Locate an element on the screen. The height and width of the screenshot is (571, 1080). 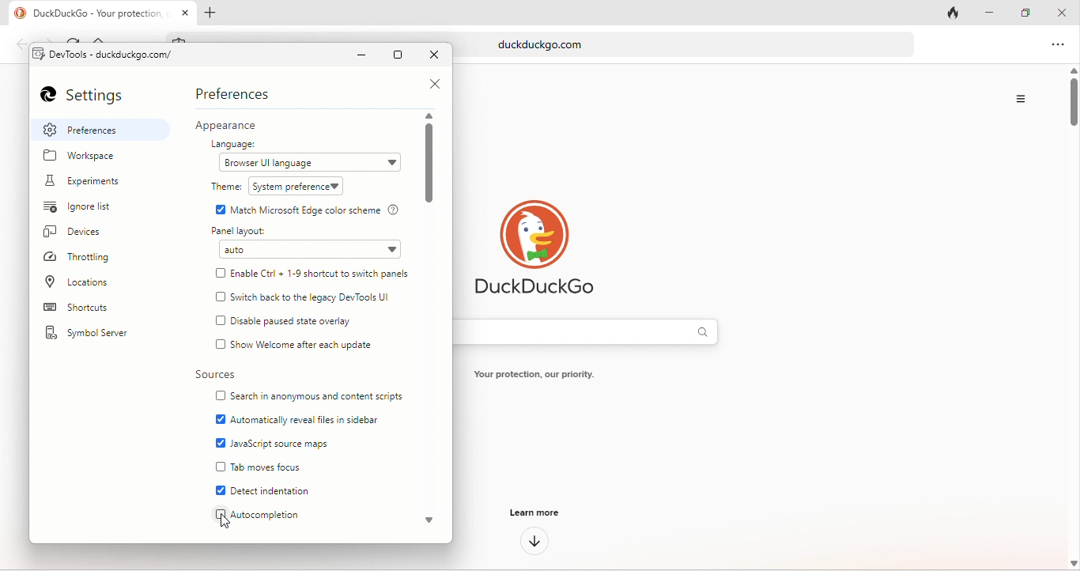
theme is located at coordinates (225, 187).